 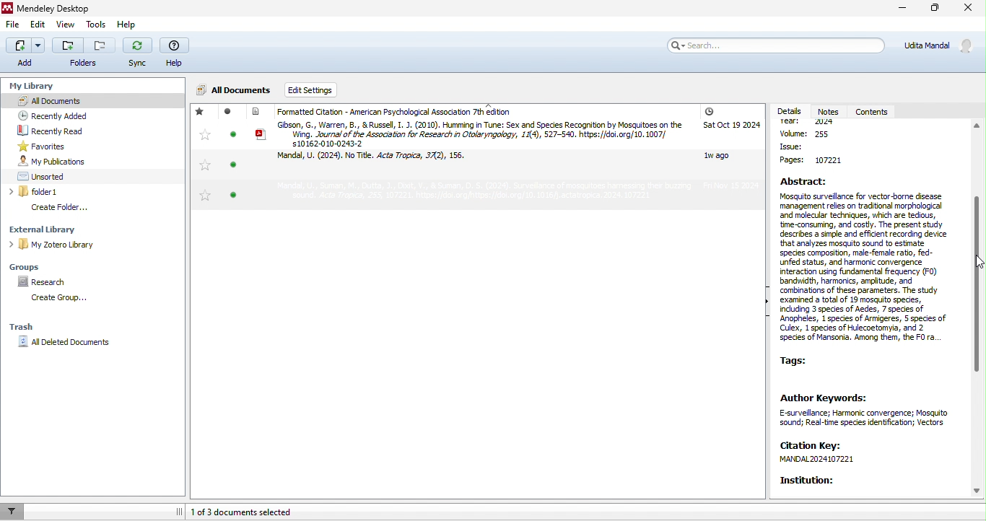 What do you see at coordinates (829, 112) in the screenshot?
I see `notes` at bounding box center [829, 112].